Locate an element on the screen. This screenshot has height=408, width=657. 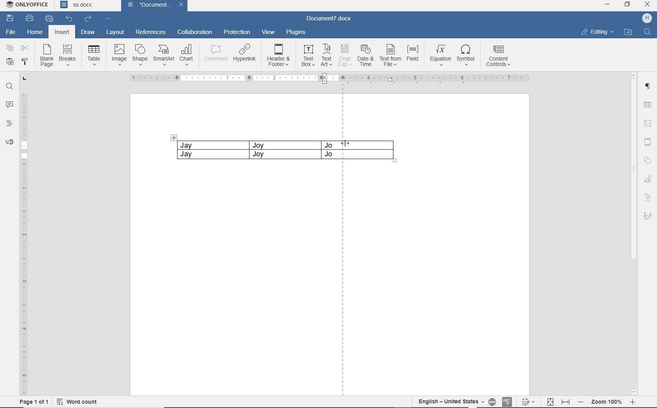
DATE &TIME is located at coordinates (365, 55).